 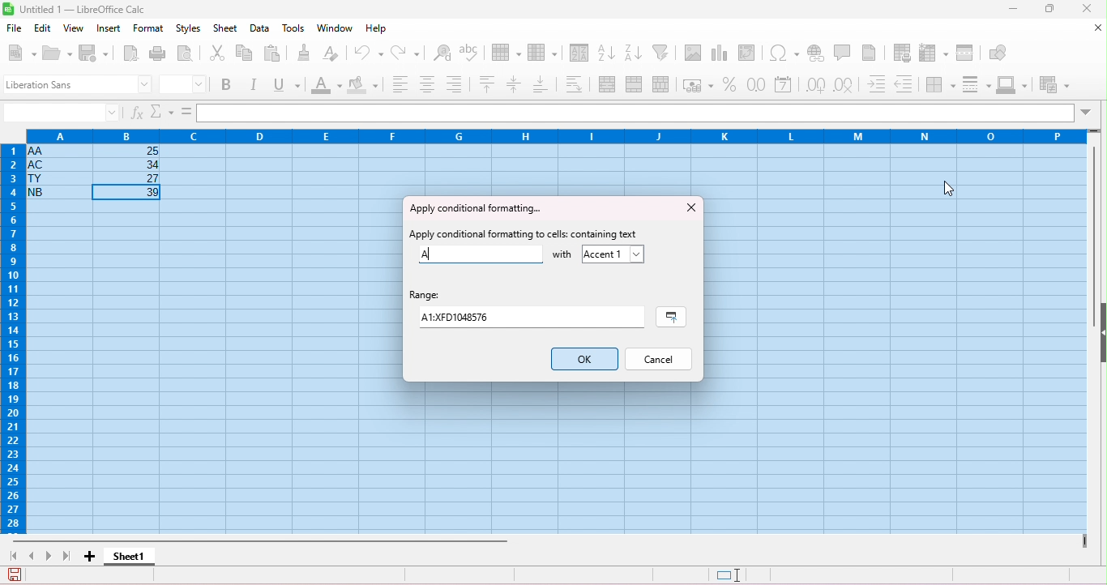 I want to click on save, so click(x=15, y=575).